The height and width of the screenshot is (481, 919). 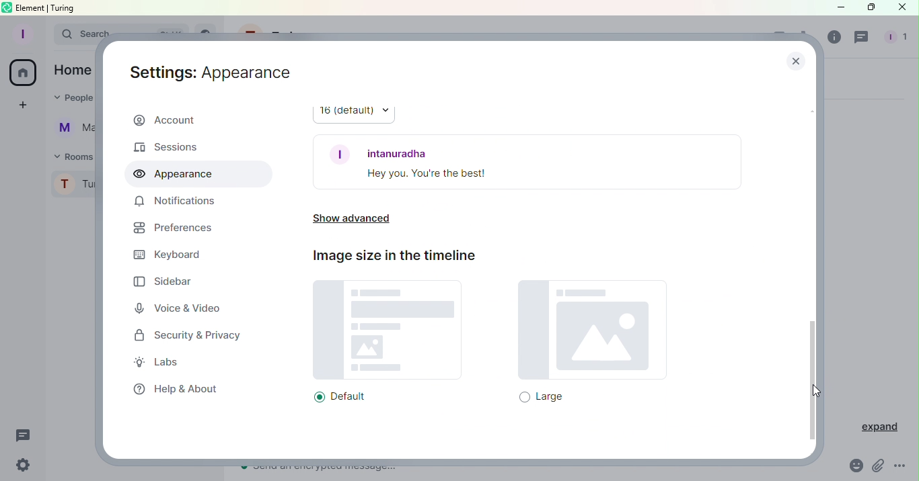 I want to click on Close, so click(x=791, y=60).